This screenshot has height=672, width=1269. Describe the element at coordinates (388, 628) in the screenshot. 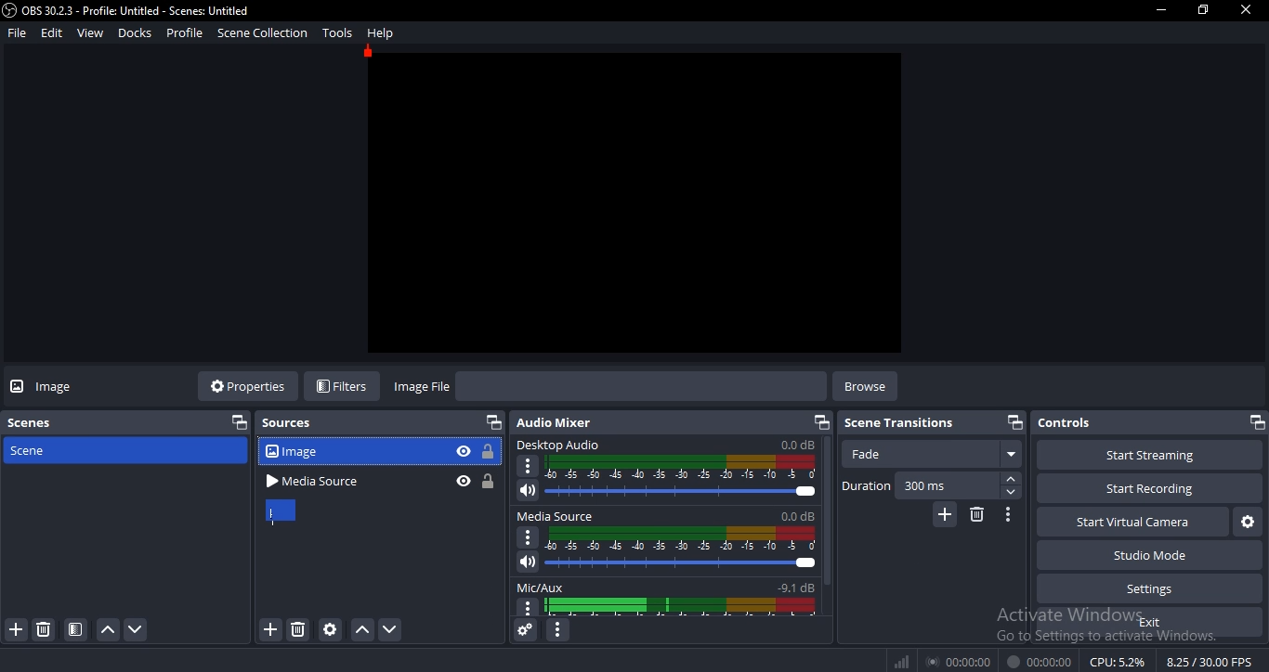

I see `move down` at that location.